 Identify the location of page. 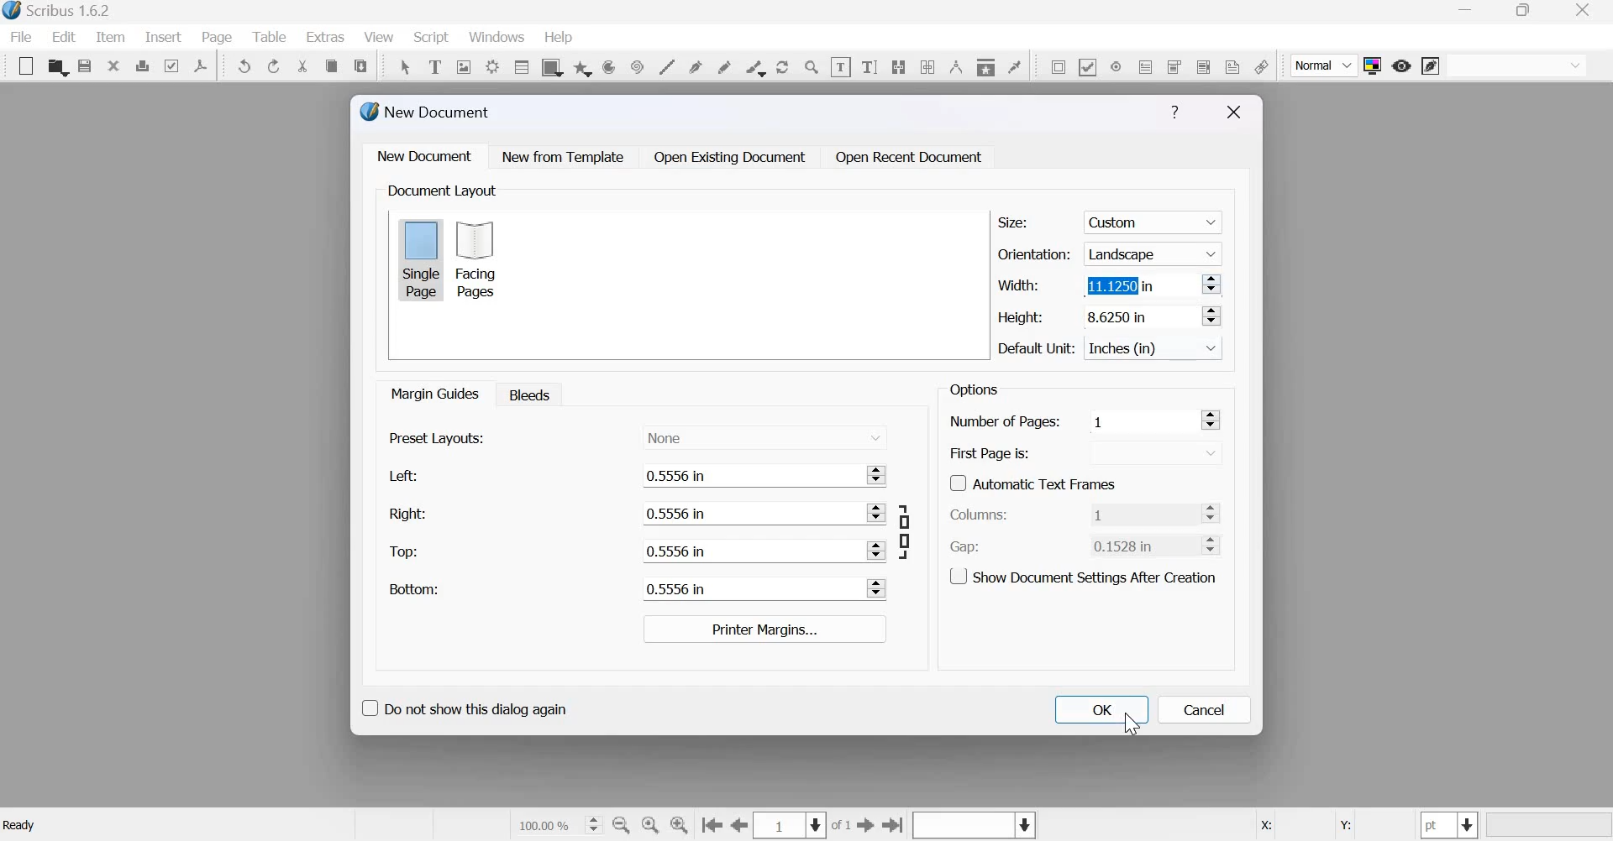
(218, 37).